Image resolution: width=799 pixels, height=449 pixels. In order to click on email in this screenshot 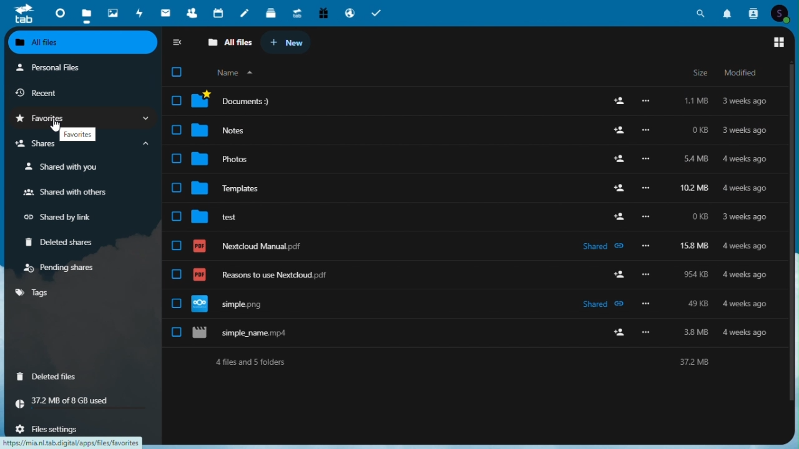, I will do `click(166, 11)`.